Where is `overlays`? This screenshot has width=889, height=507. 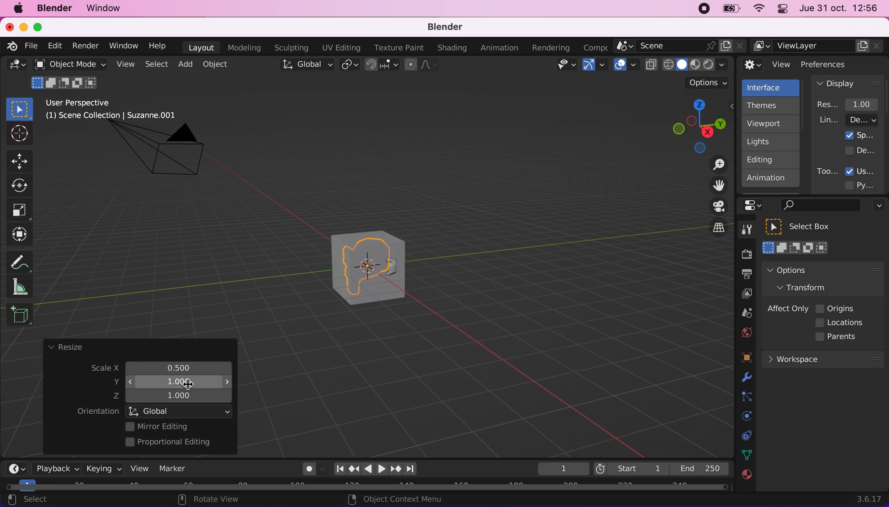 overlays is located at coordinates (626, 65).